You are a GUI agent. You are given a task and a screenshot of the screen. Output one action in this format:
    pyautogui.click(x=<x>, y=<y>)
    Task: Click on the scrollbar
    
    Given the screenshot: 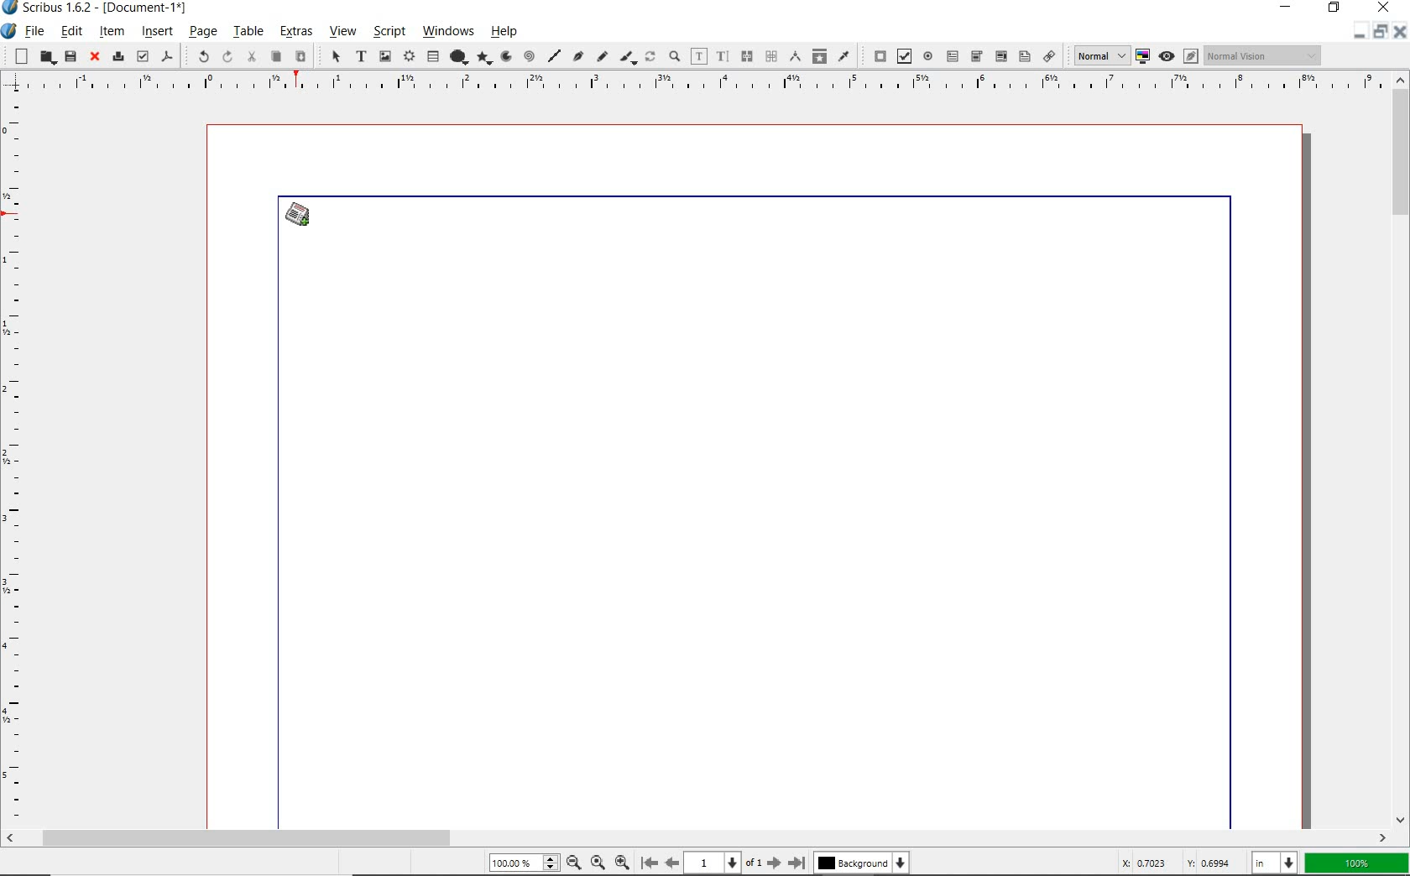 What is the action you would take?
    pyautogui.click(x=1402, y=450)
    